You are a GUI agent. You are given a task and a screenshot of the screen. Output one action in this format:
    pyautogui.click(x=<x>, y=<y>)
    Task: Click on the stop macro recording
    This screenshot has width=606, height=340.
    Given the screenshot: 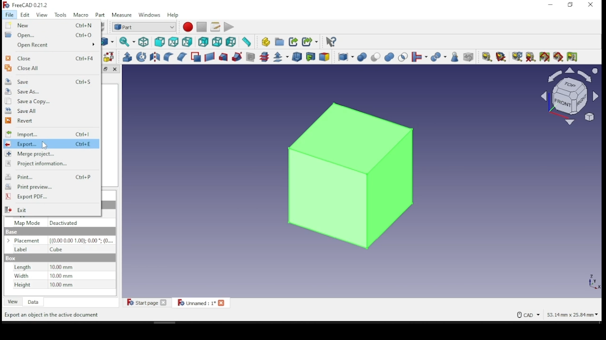 What is the action you would take?
    pyautogui.click(x=201, y=27)
    